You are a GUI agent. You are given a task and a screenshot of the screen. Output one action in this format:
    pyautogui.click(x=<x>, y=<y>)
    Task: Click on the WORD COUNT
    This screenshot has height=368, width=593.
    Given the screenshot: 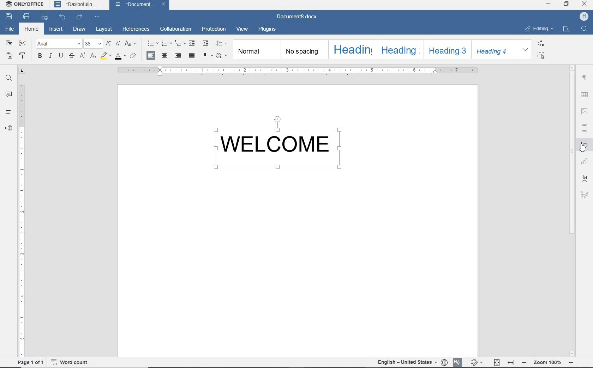 What is the action you would take?
    pyautogui.click(x=70, y=362)
    